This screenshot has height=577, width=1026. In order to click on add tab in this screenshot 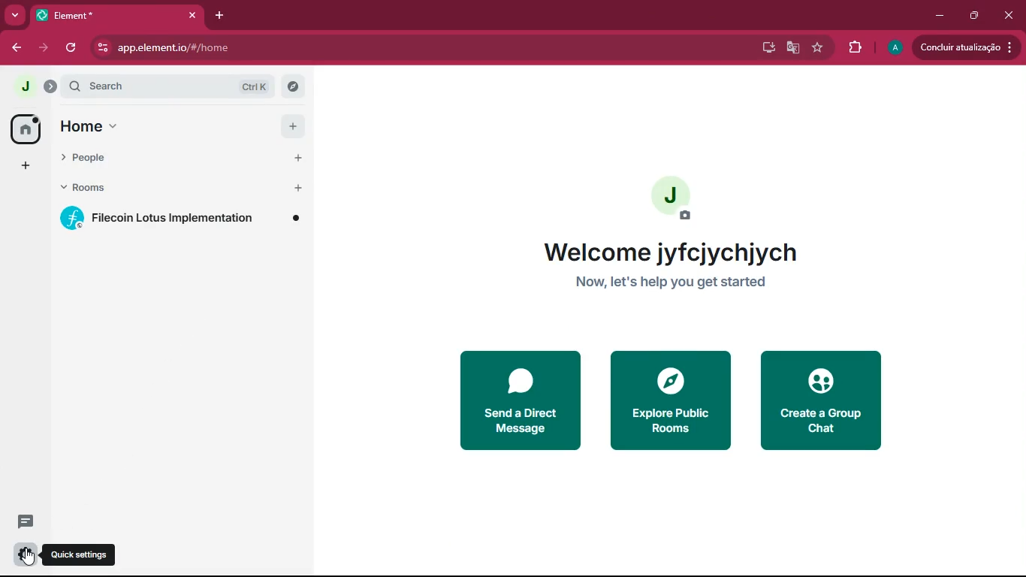, I will do `click(221, 15)`.